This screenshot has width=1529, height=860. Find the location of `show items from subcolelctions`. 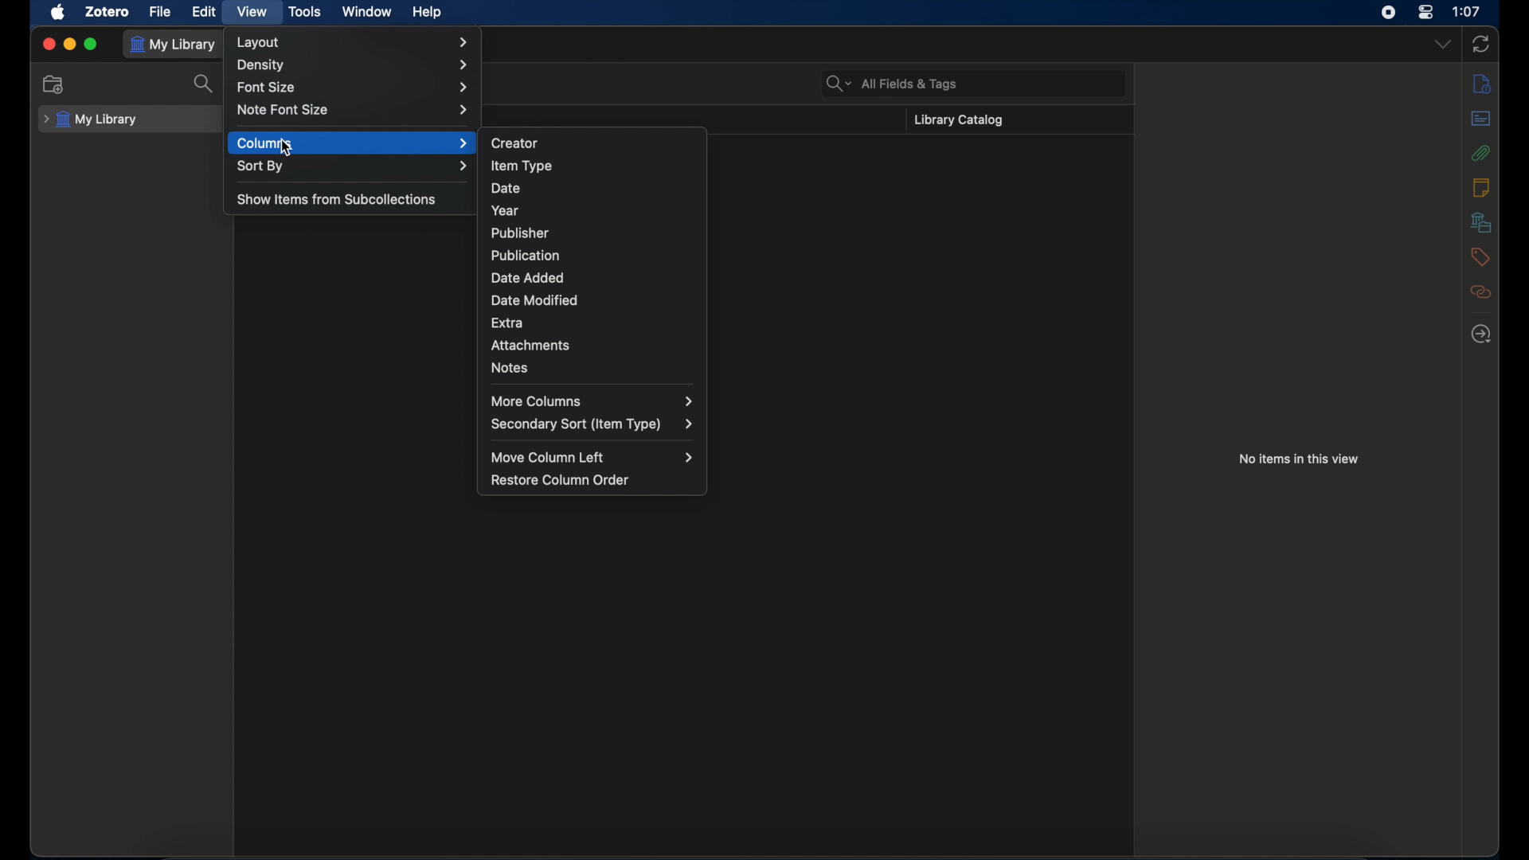

show items from subcolelctions is located at coordinates (338, 199).